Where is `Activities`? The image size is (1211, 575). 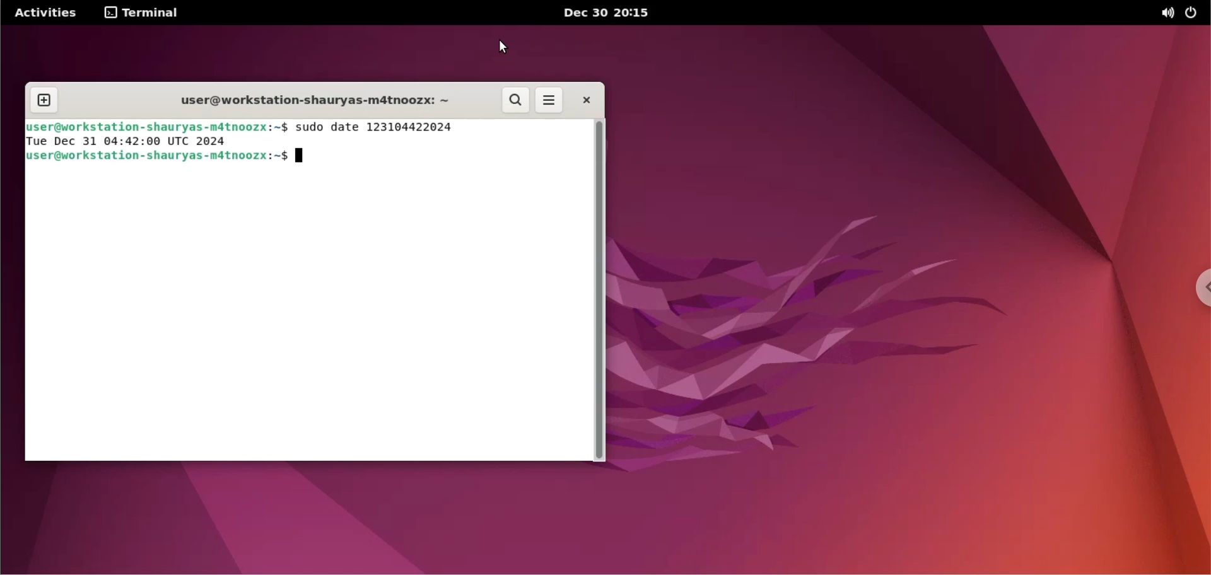 Activities is located at coordinates (47, 13).